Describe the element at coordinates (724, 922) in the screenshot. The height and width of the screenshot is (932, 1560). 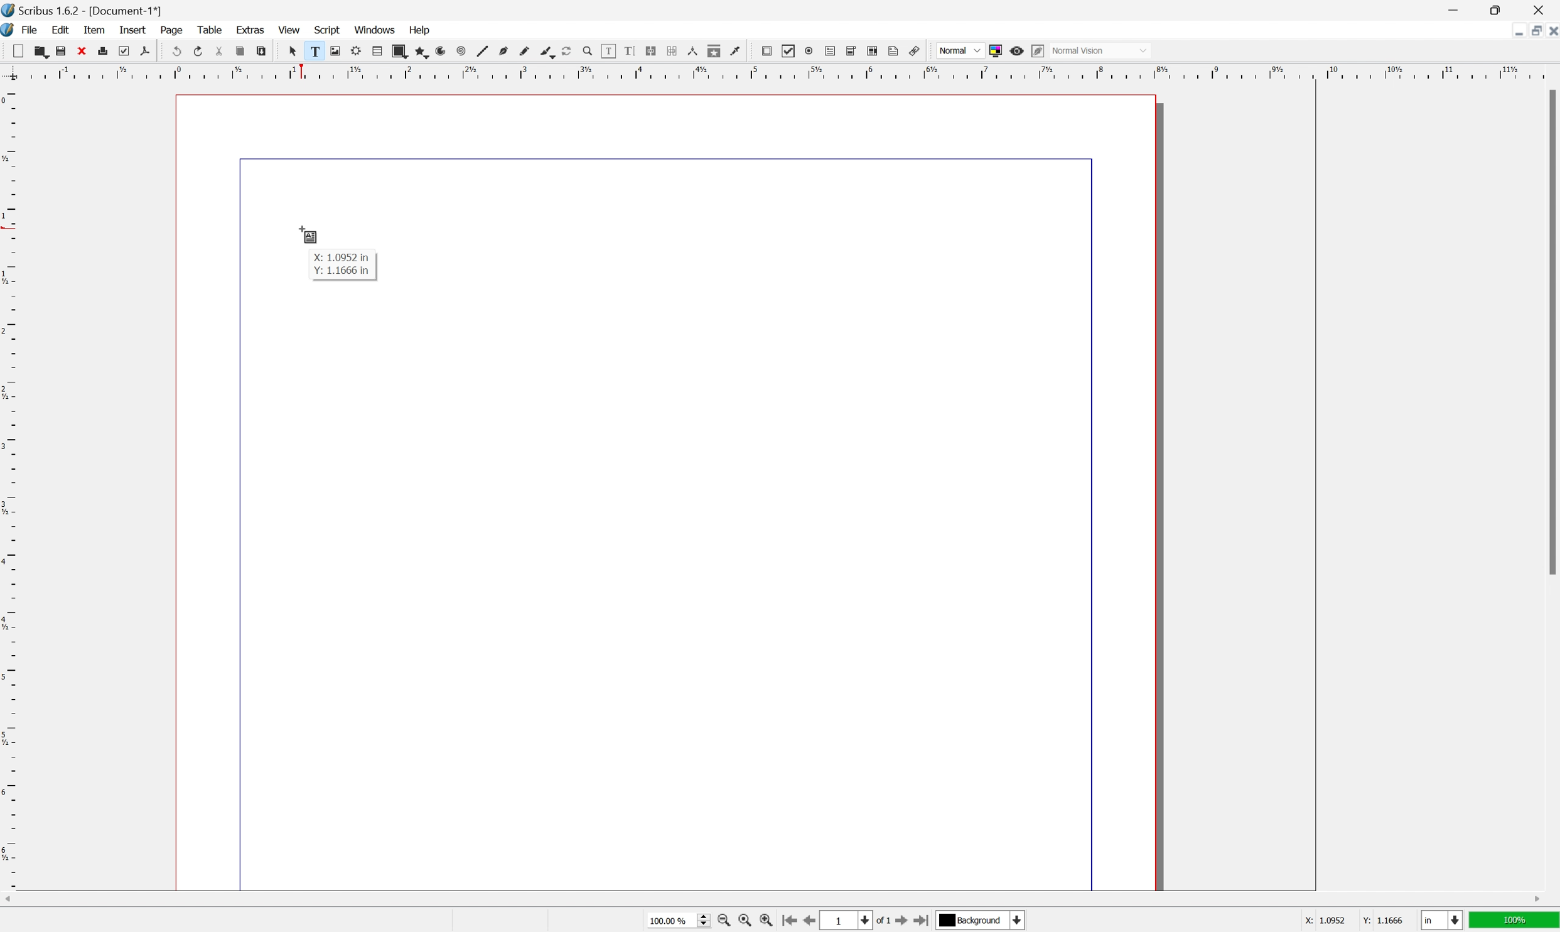
I see `zoom in` at that location.